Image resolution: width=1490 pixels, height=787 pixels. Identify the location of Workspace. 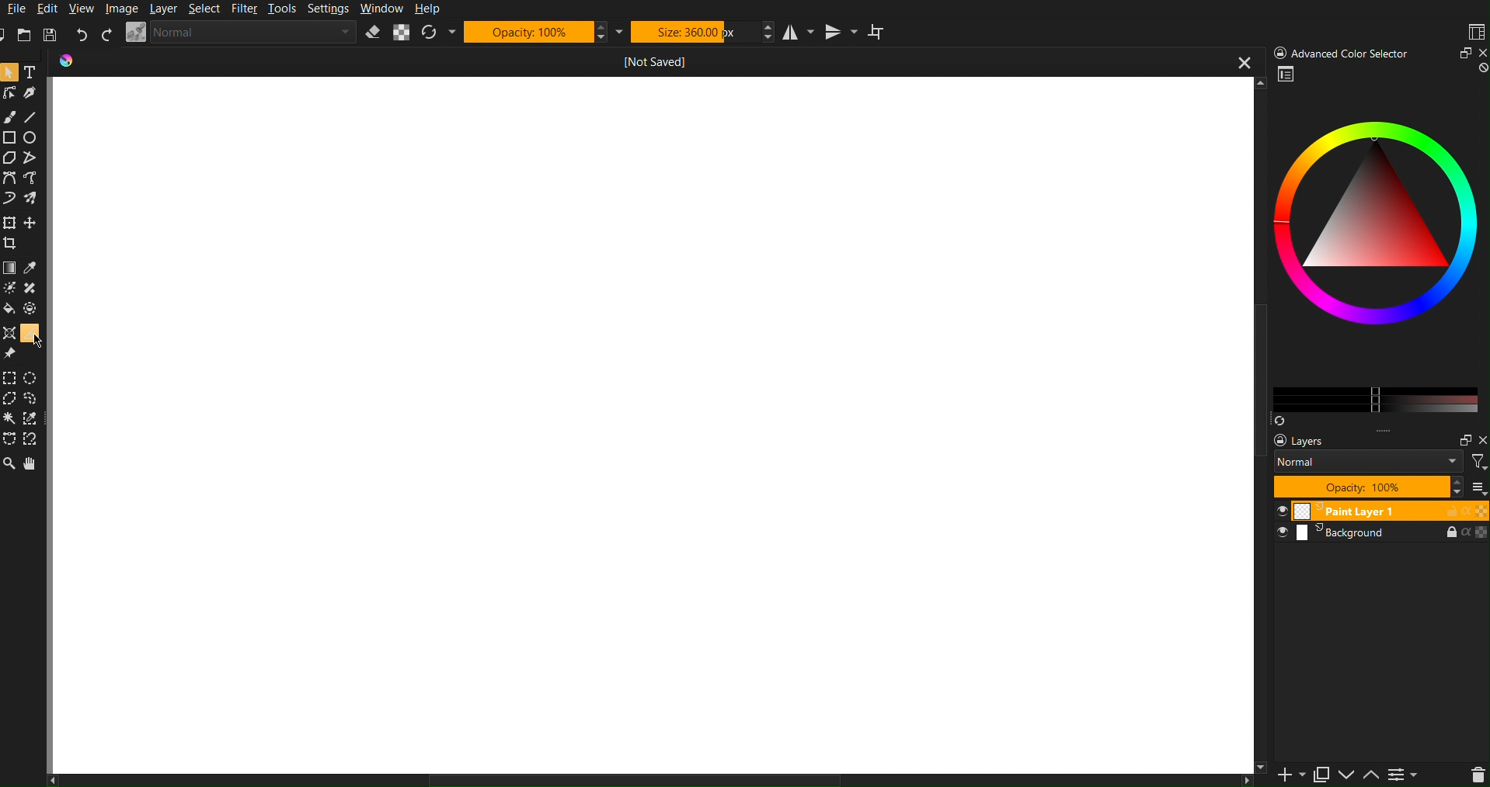
(1474, 32).